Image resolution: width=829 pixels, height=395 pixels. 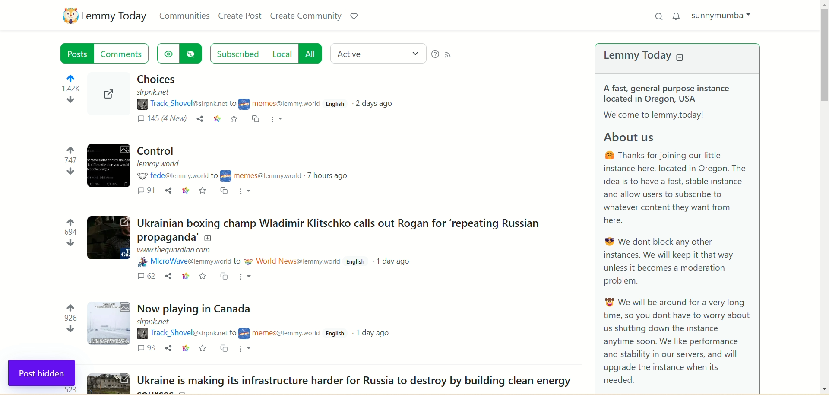 I want to click on search, so click(x=658, y=17).